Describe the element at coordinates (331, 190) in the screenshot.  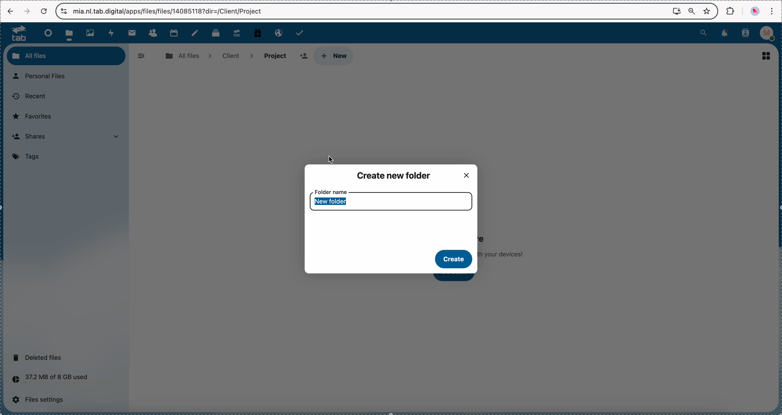
I see `folder name` at that location.